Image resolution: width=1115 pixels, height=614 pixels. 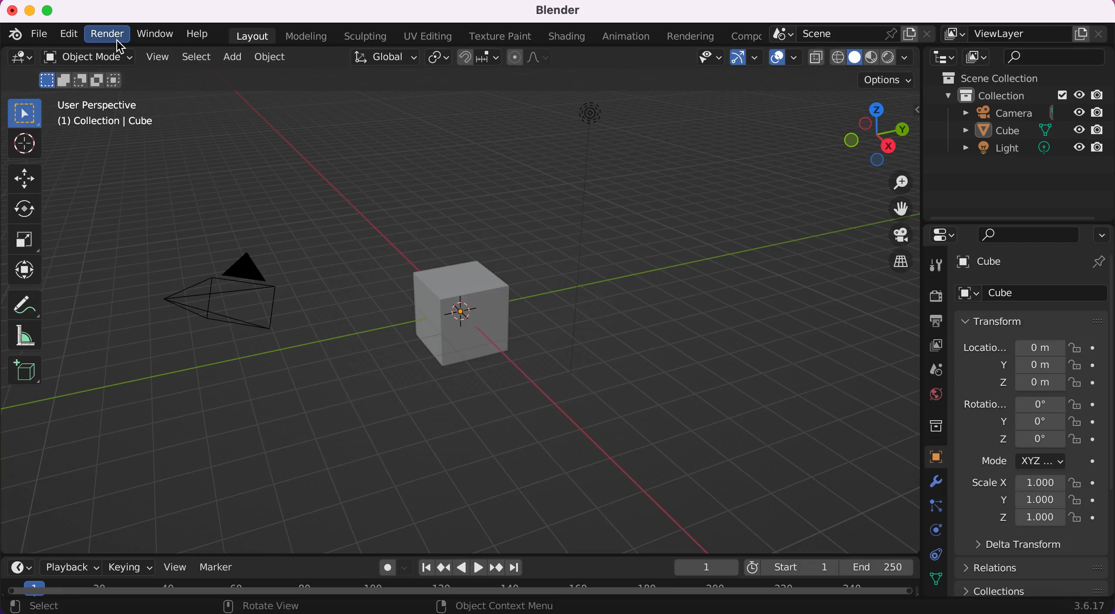 What do you see at coordinates (176, 566) in the screenshot?
I see `view` at bounding box center [176, 566].